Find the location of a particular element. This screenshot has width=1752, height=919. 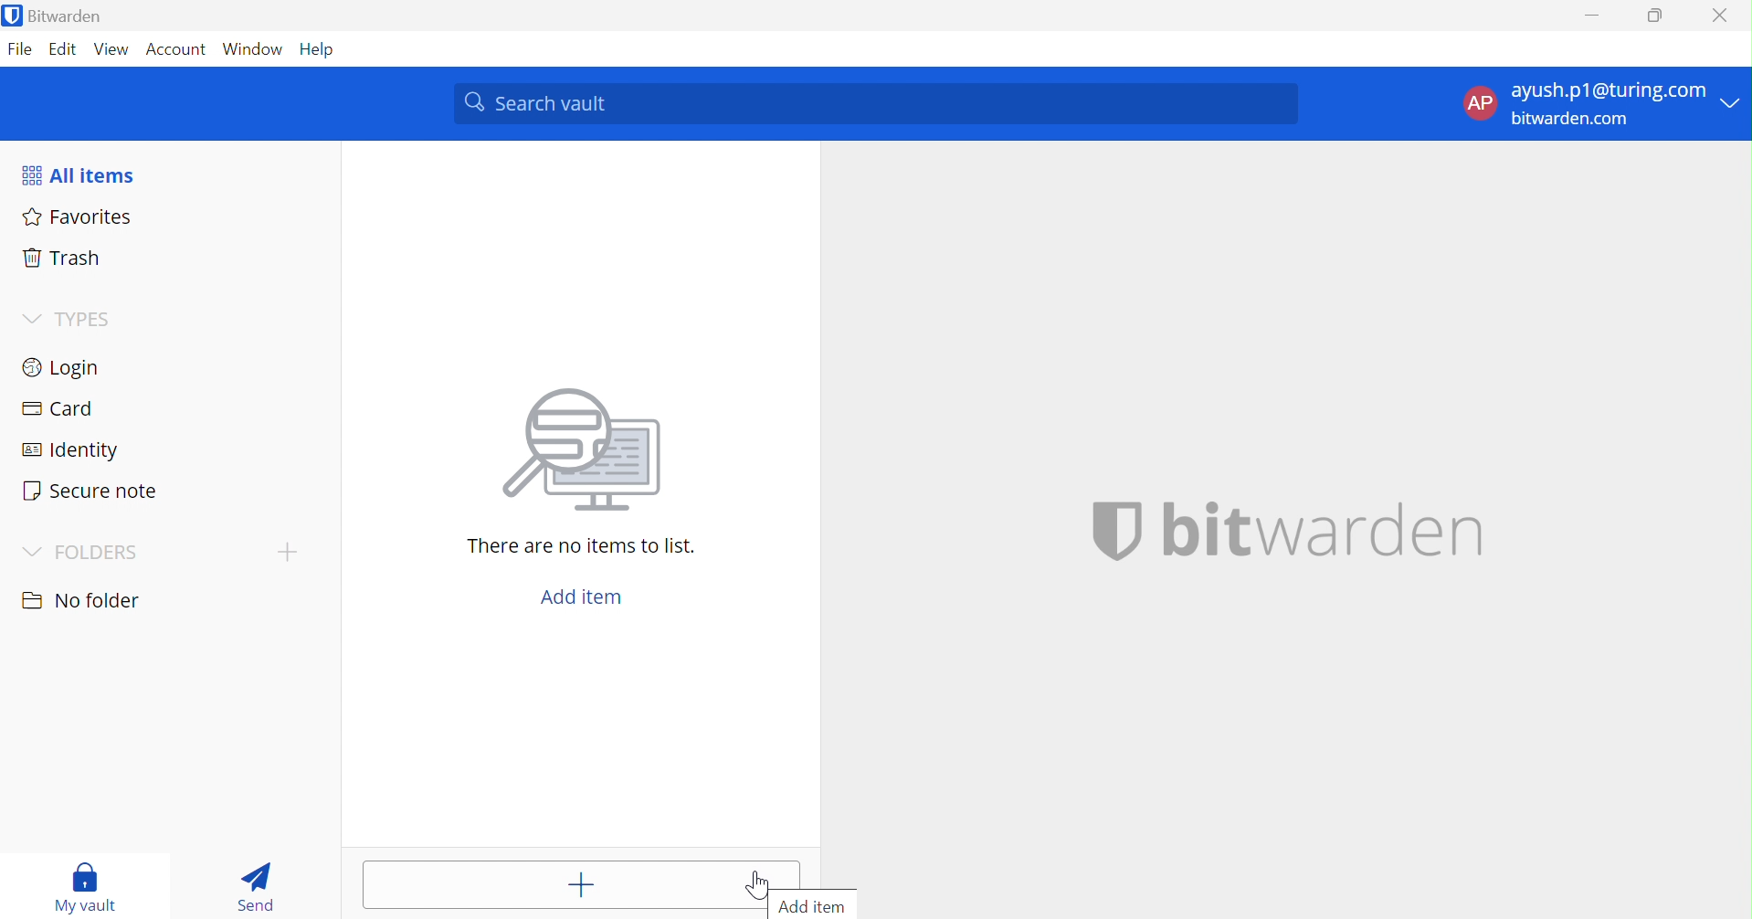

Edit is located at coordinates (65, 50).